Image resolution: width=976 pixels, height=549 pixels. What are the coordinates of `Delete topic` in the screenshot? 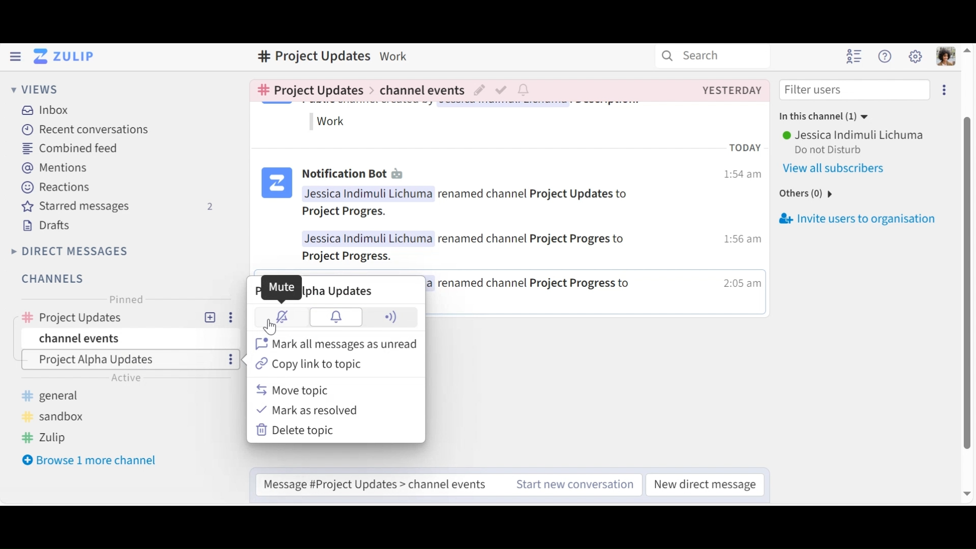 It's located at (298, 430).